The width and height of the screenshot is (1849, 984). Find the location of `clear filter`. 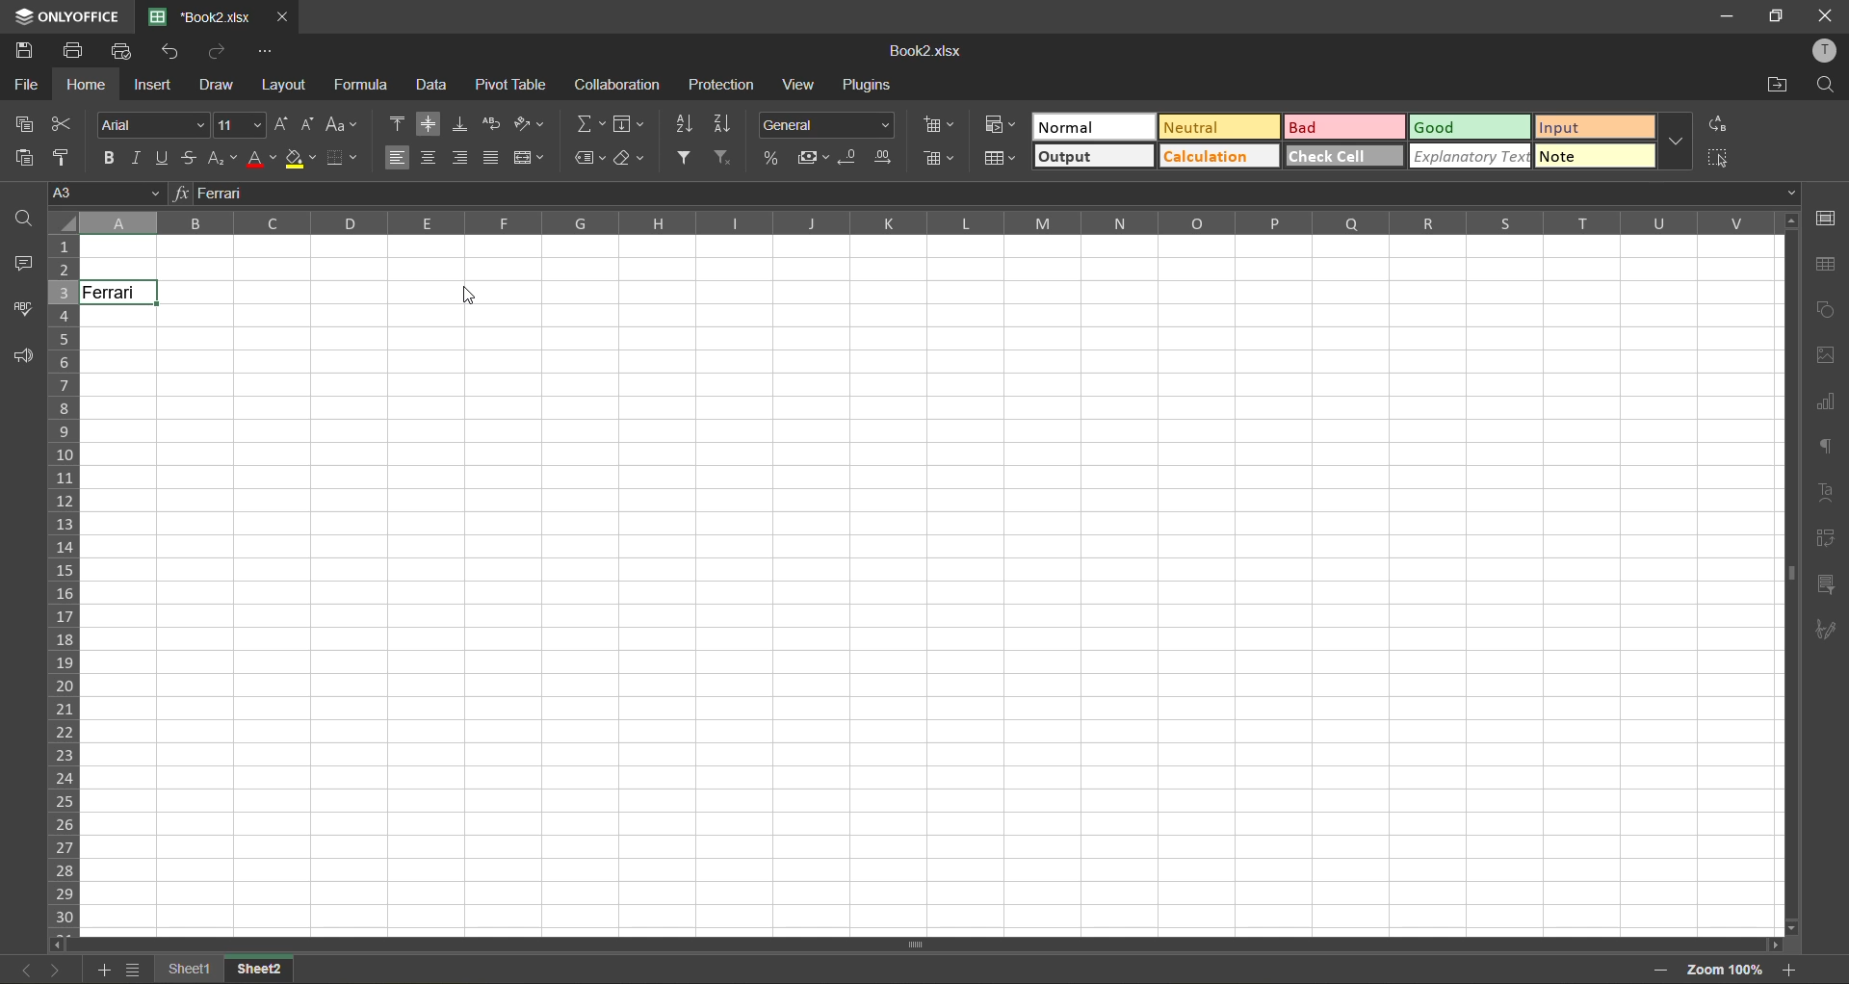

clear filter is located at coordinates (729, 159).